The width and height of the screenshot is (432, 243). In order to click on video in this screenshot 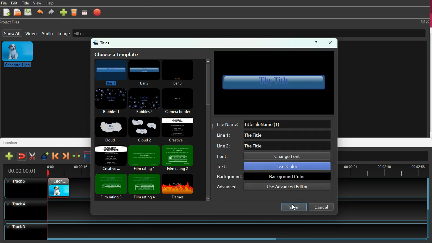, I will do `click(31, 33)`.